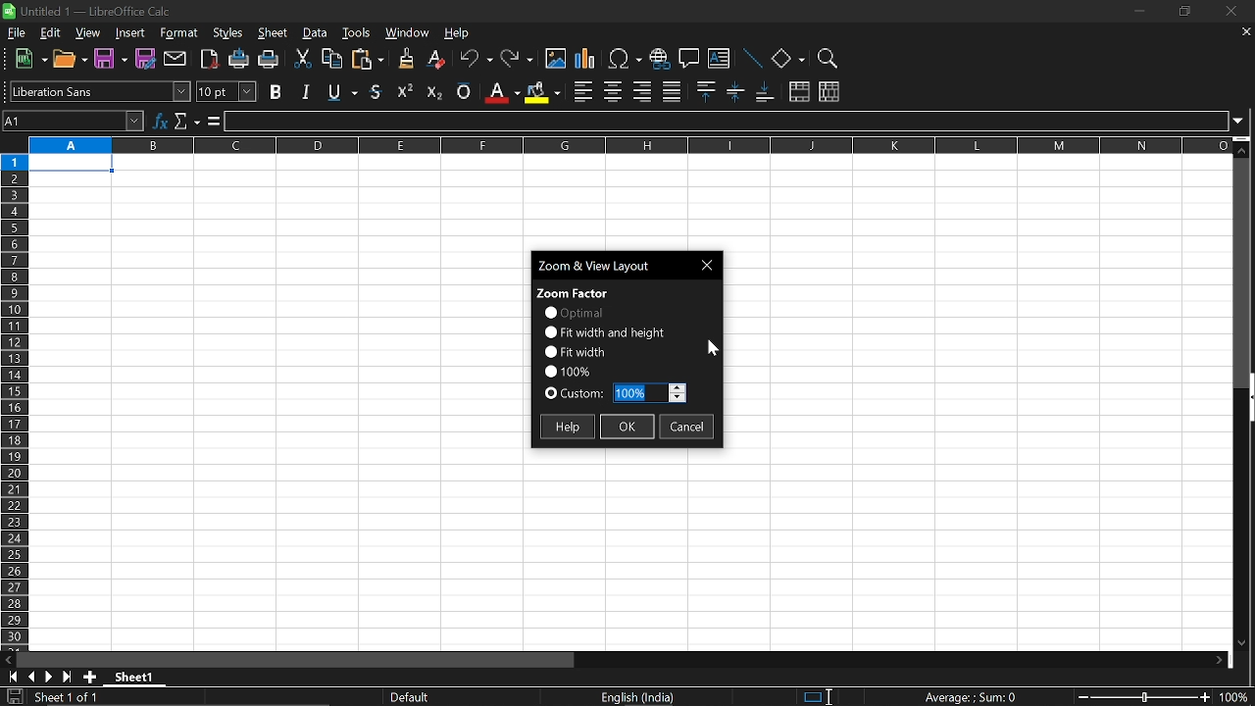 The height and width of the screenshot is (706, 1255). Describe the element at coordinates (541, 91) in the screenshot. I see `background color` at that location.